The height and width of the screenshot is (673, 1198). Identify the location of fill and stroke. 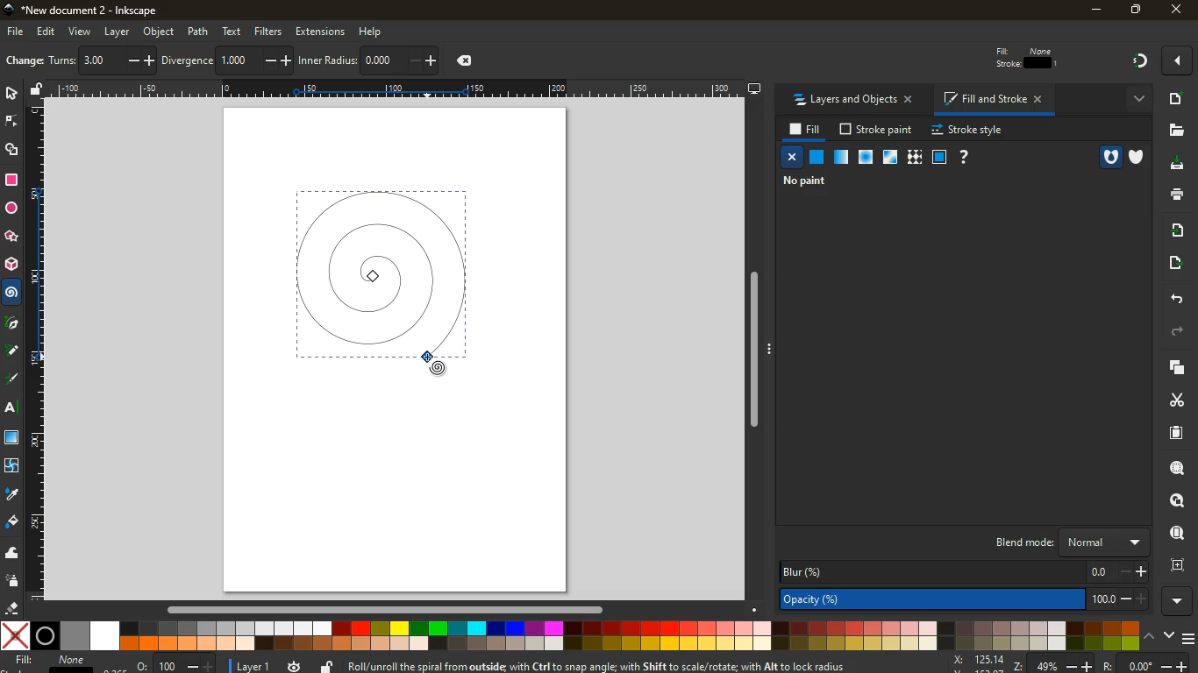
(992, 100).